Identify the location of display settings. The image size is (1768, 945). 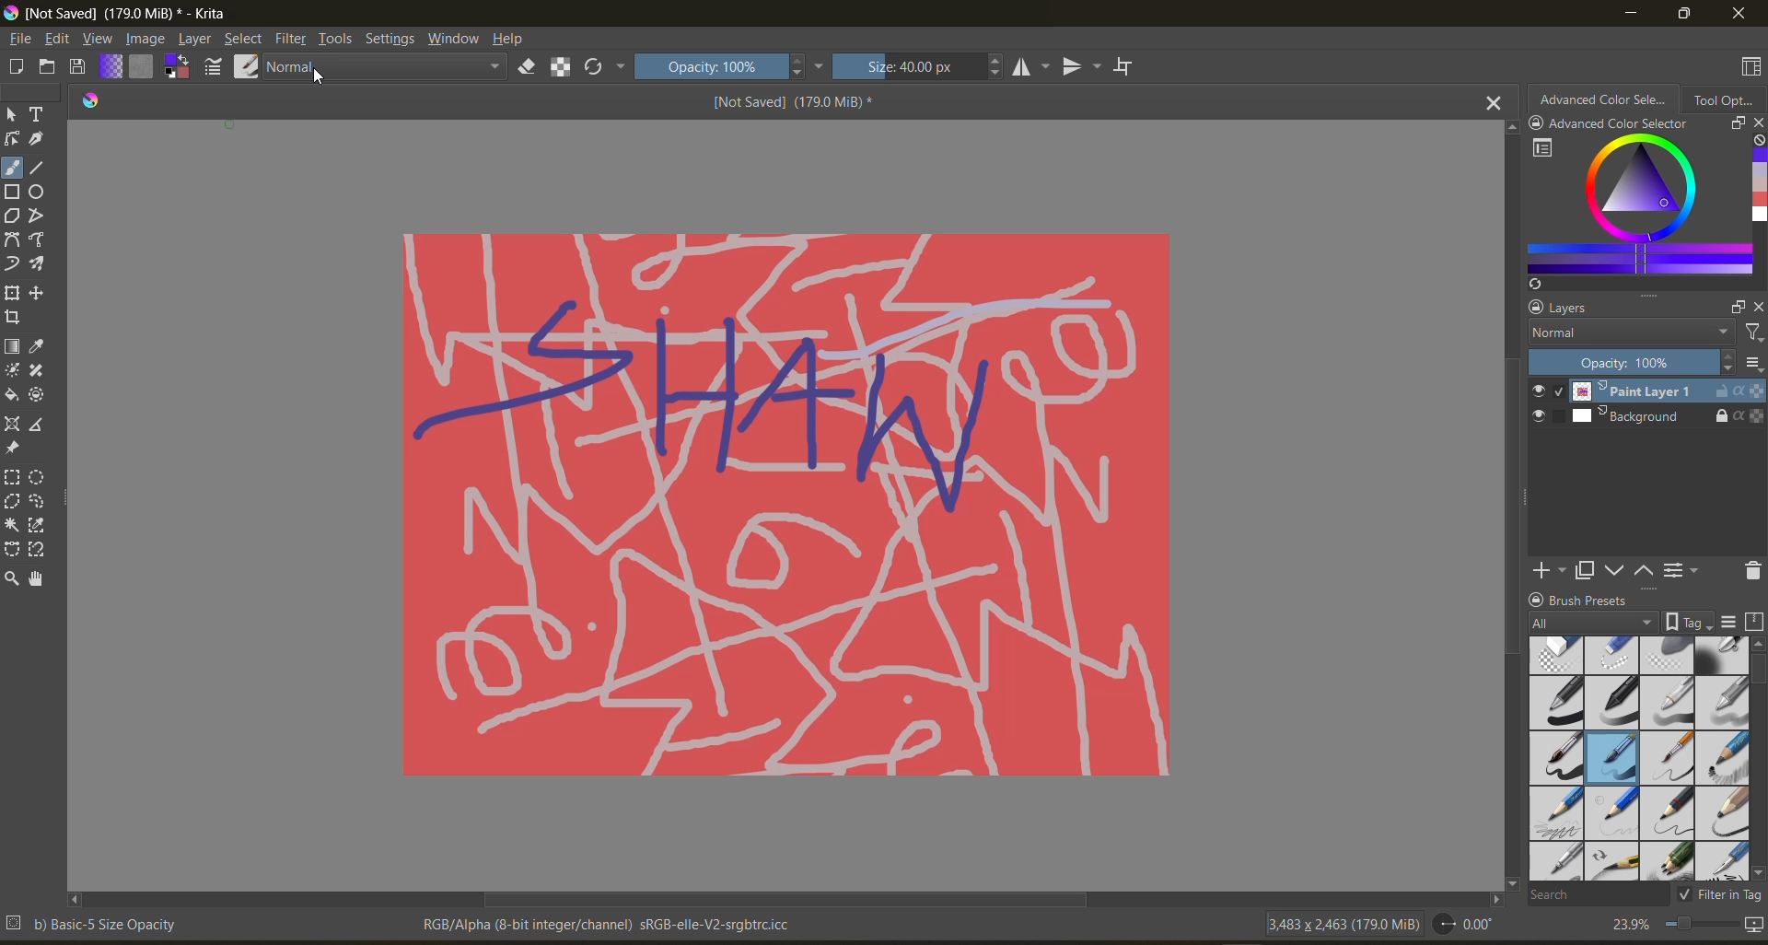
(1732, 624).